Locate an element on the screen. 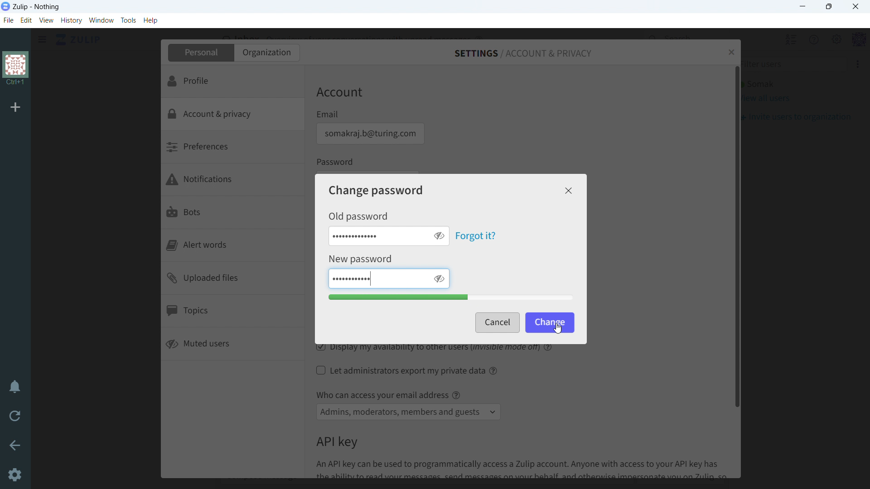 This screenshot has height=489, width=870. Account is located at coordinates (340, 93).